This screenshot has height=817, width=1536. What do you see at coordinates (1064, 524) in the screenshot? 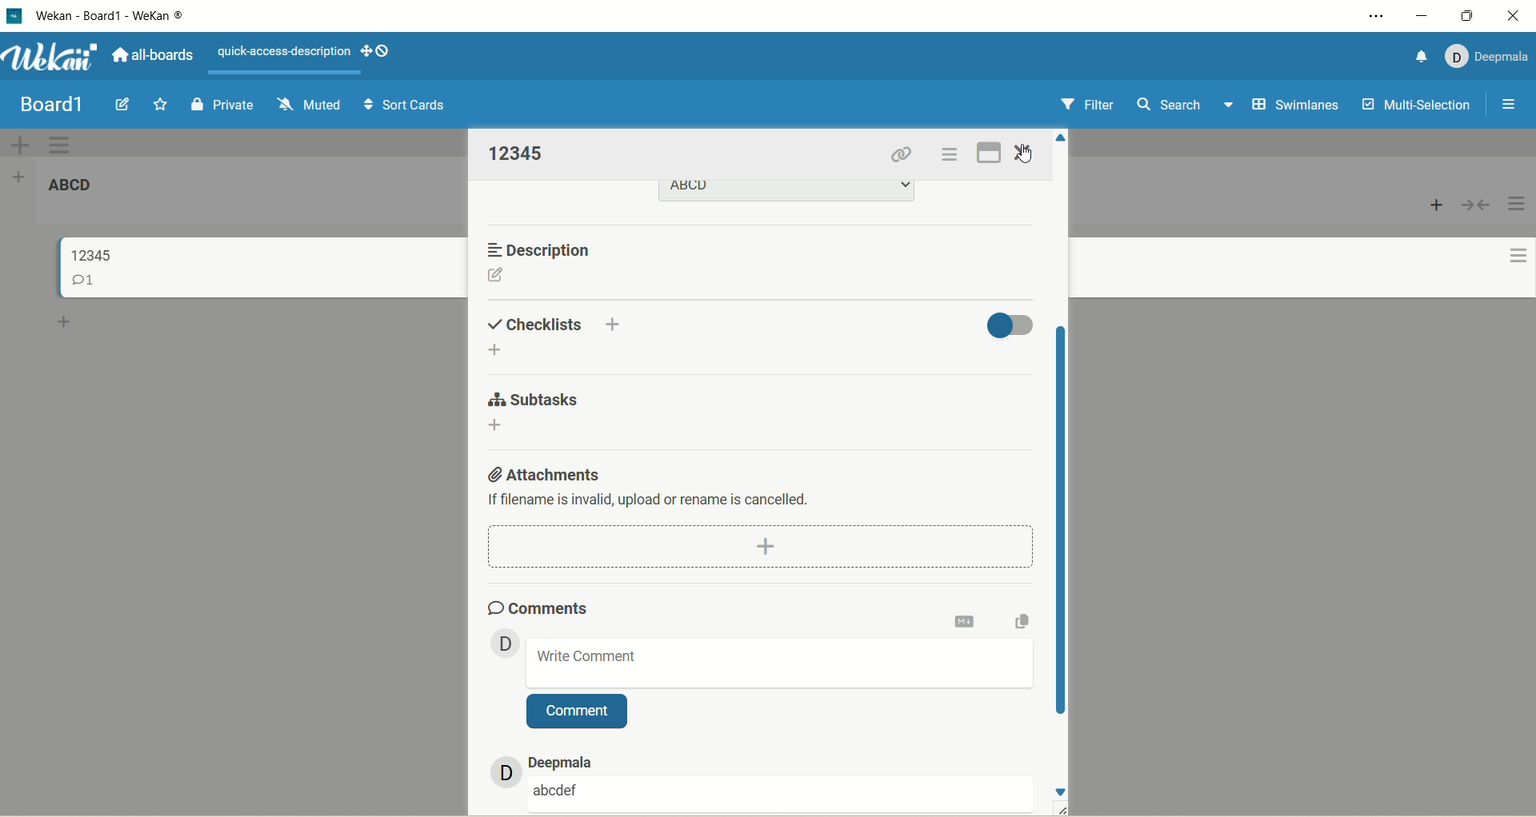
I see `vertical scroll bar` at bounding box center [1064, 524].